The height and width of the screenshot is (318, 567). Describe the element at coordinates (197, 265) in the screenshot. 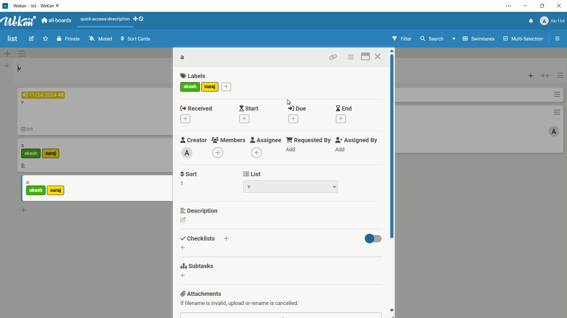

I see `subtasks` at that location.